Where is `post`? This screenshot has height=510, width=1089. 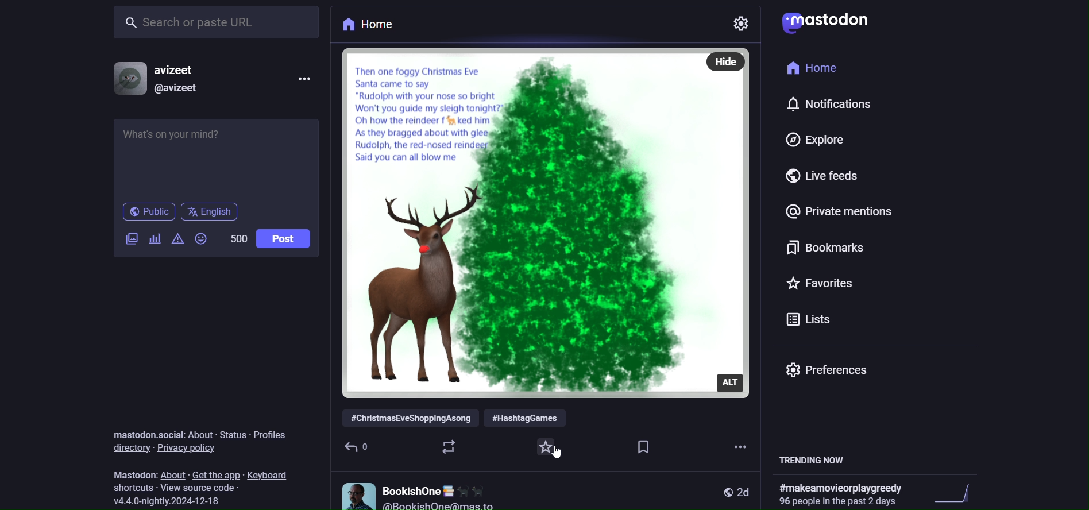
post is located at coordinates (285, 238).